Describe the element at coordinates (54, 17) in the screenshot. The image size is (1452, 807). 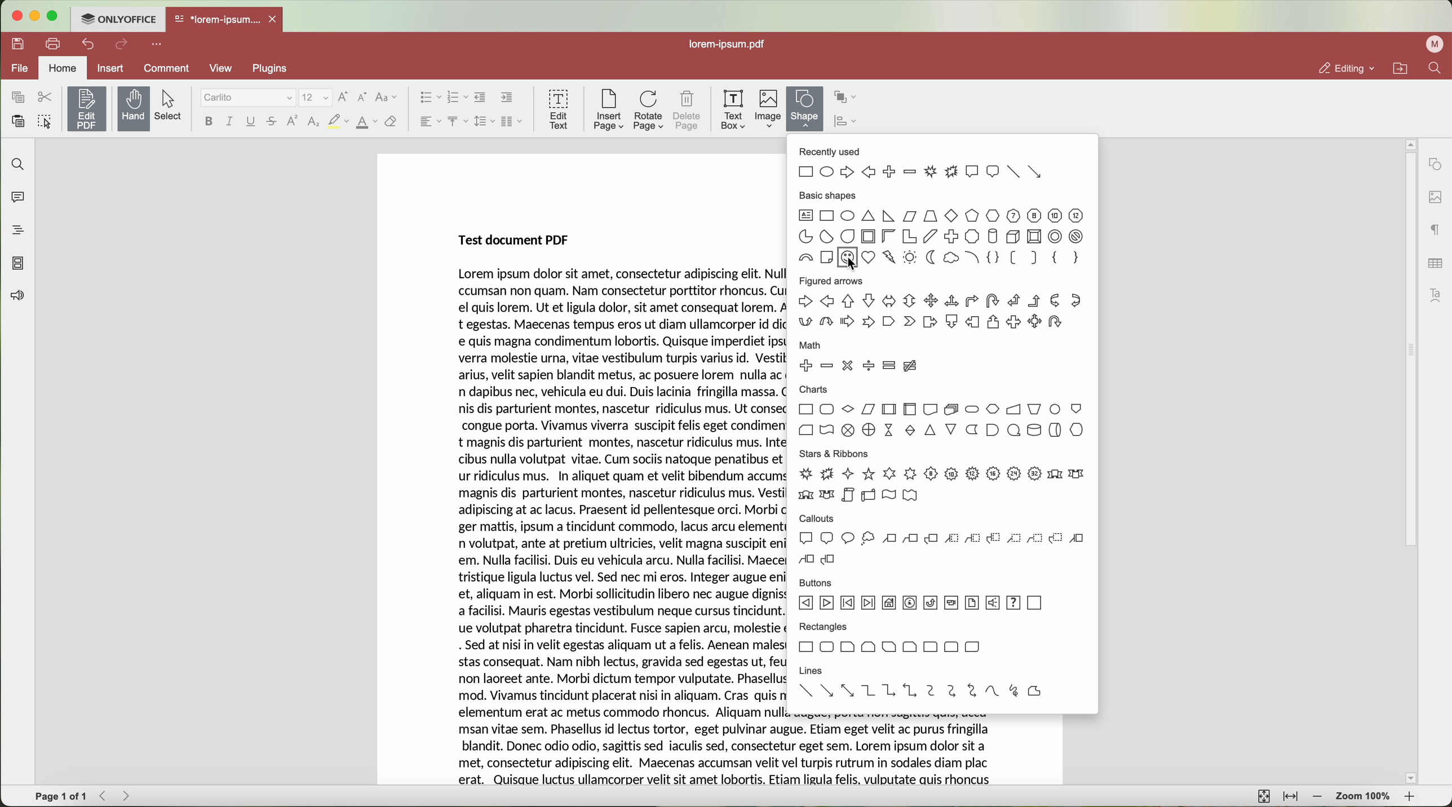
I see `maximize` at that location.